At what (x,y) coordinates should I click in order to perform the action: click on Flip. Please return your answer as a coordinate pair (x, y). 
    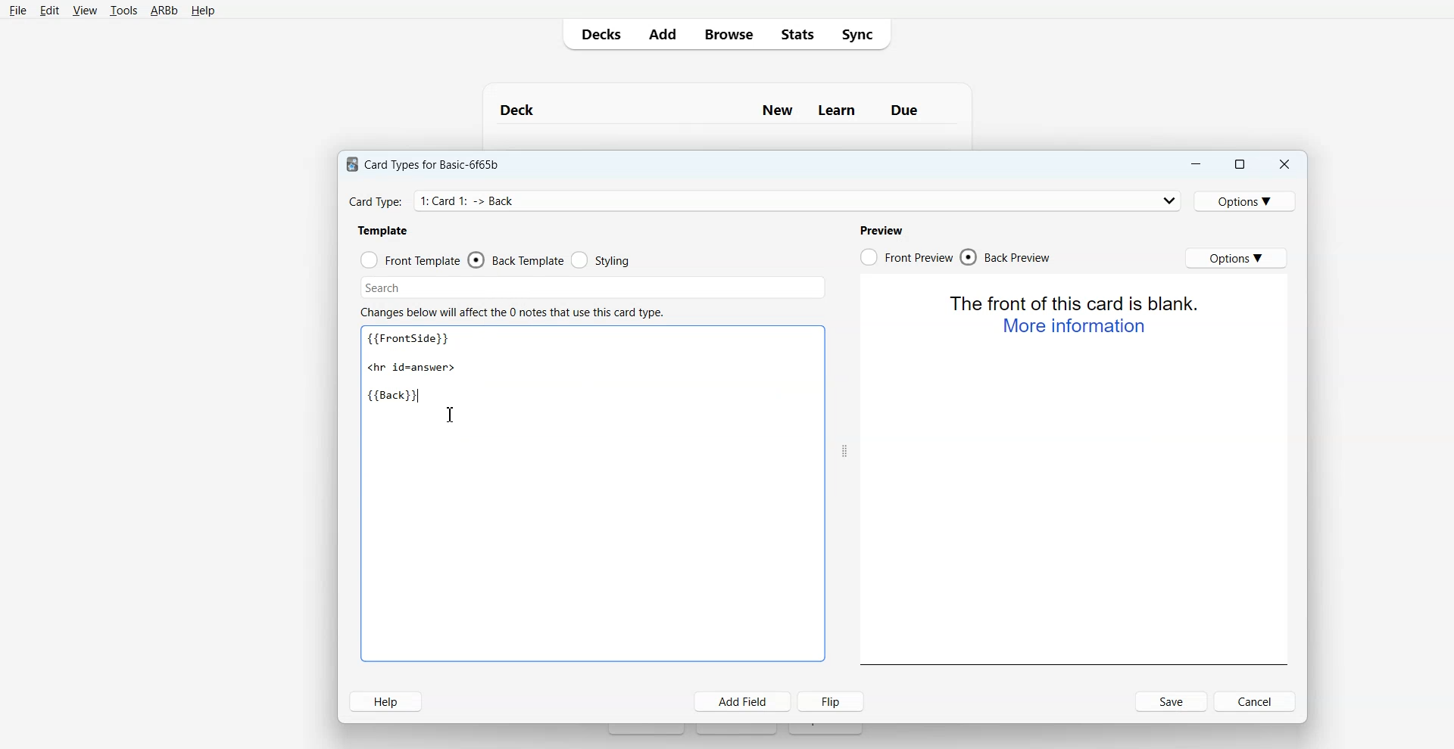
    Looking at the image, I should click on (832, 701).